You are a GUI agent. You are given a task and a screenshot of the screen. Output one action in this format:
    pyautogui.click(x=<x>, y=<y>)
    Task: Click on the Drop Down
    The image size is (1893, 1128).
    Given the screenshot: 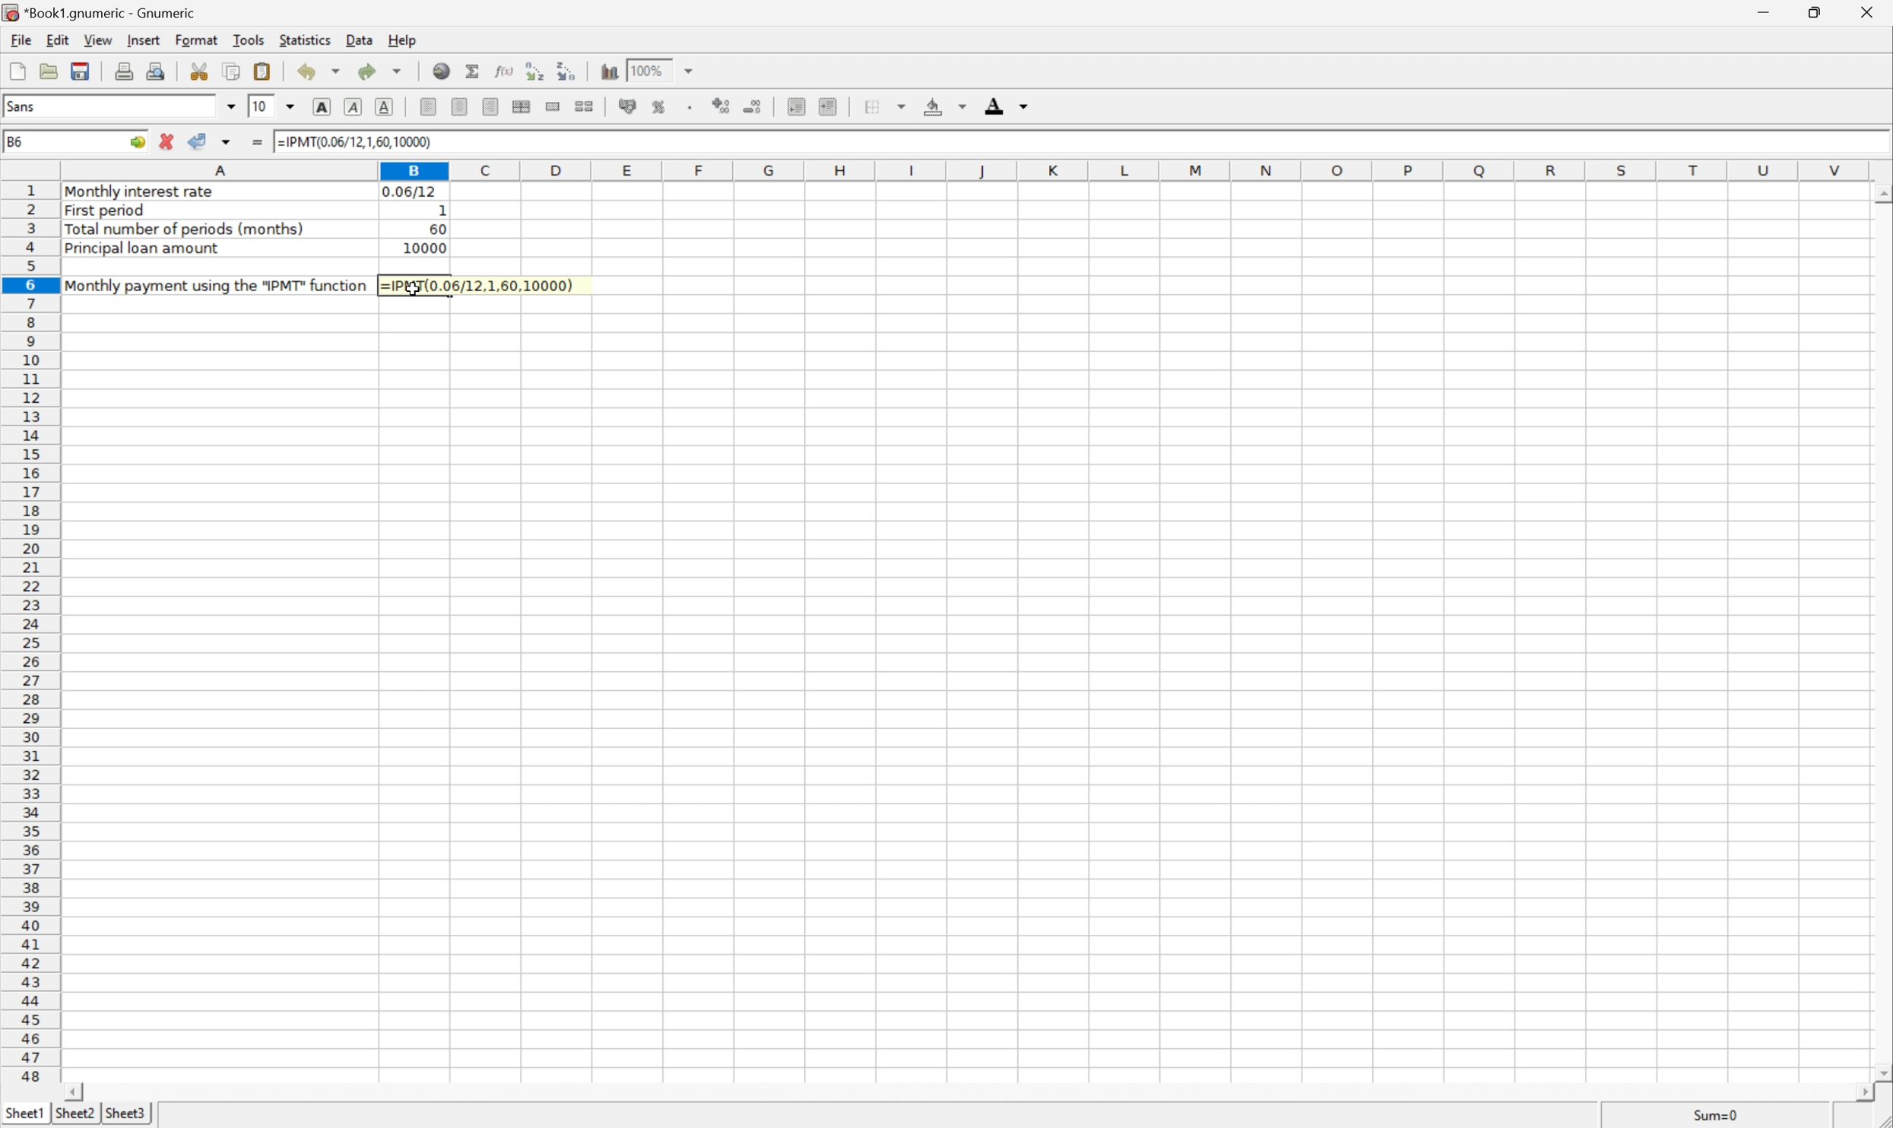 What is the action you would take?
    pyautogui.click(x=232, y=106)
    